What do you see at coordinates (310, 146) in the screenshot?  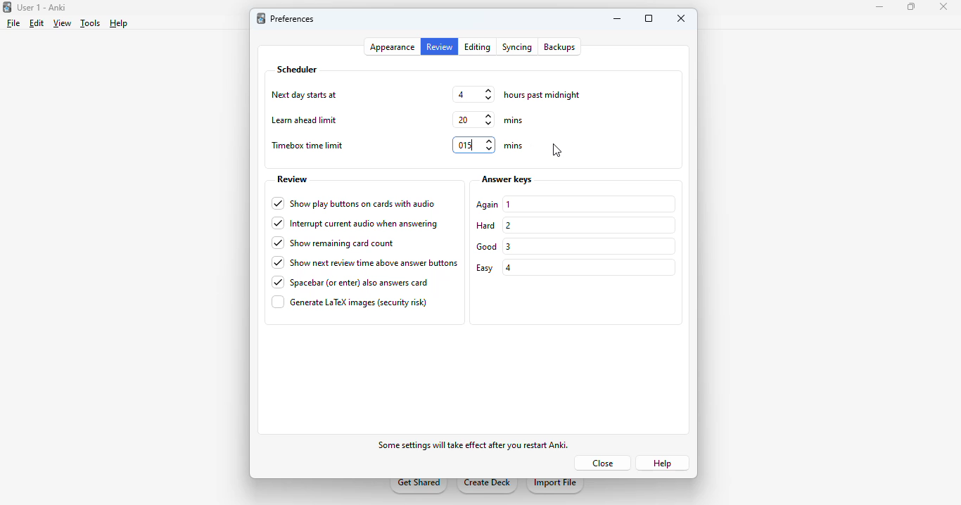 I see `timebox time limit` at bounding box center [310, 146].